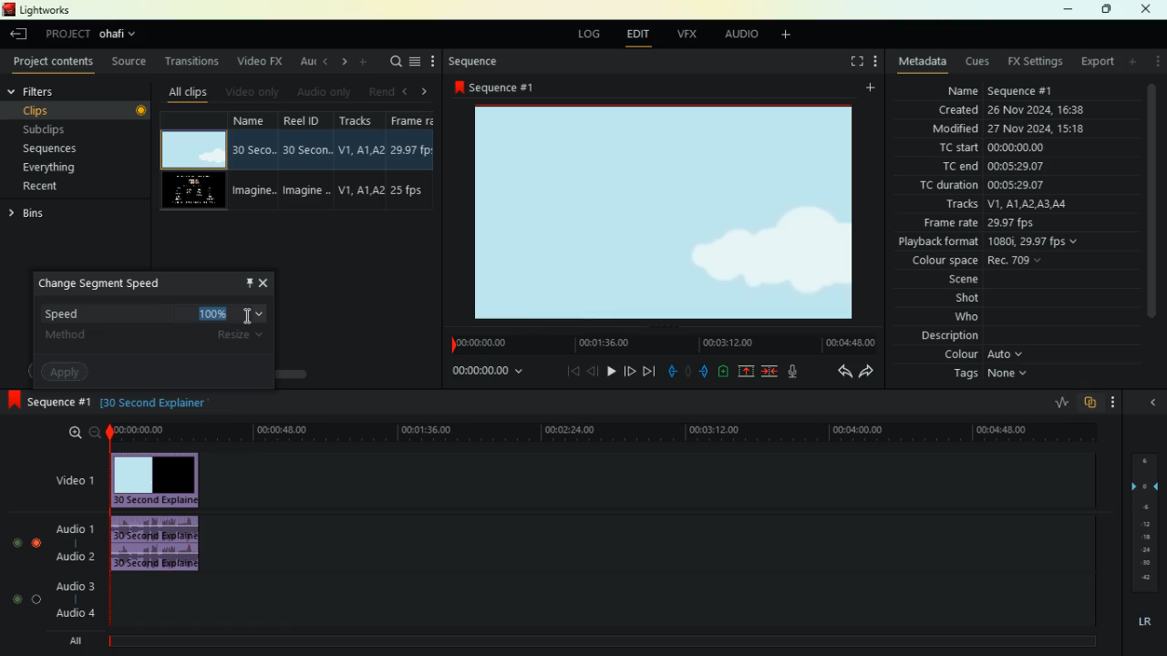 The height and width of the screenshot is (656, 1167). What do you see at coordinates (746, 372) in the screenshot?
I see `up` at bounding box center [746, 372].